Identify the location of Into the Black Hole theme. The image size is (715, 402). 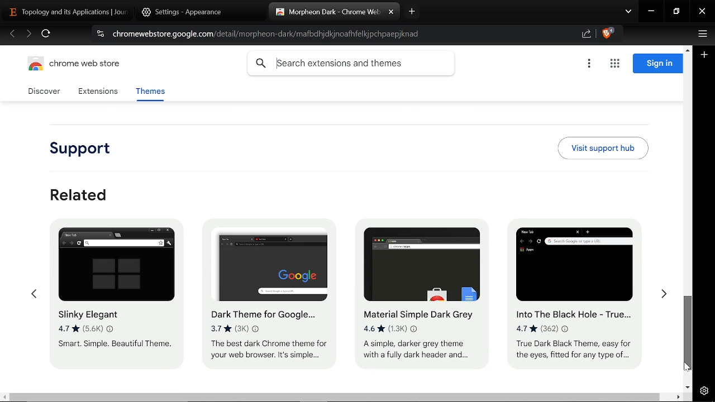
(576, 294).